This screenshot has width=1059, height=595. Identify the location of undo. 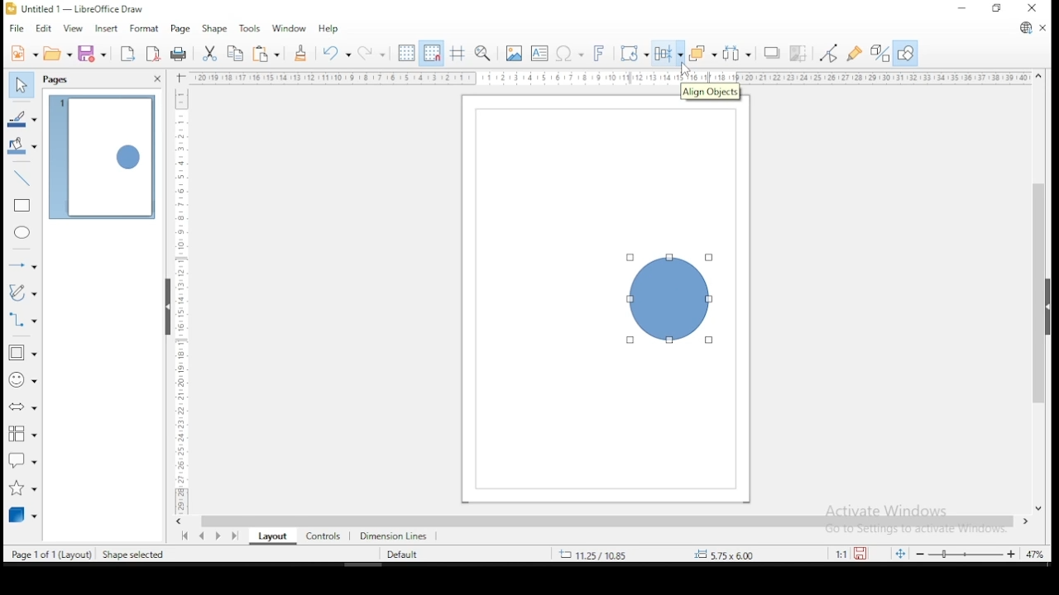
(334, 53).